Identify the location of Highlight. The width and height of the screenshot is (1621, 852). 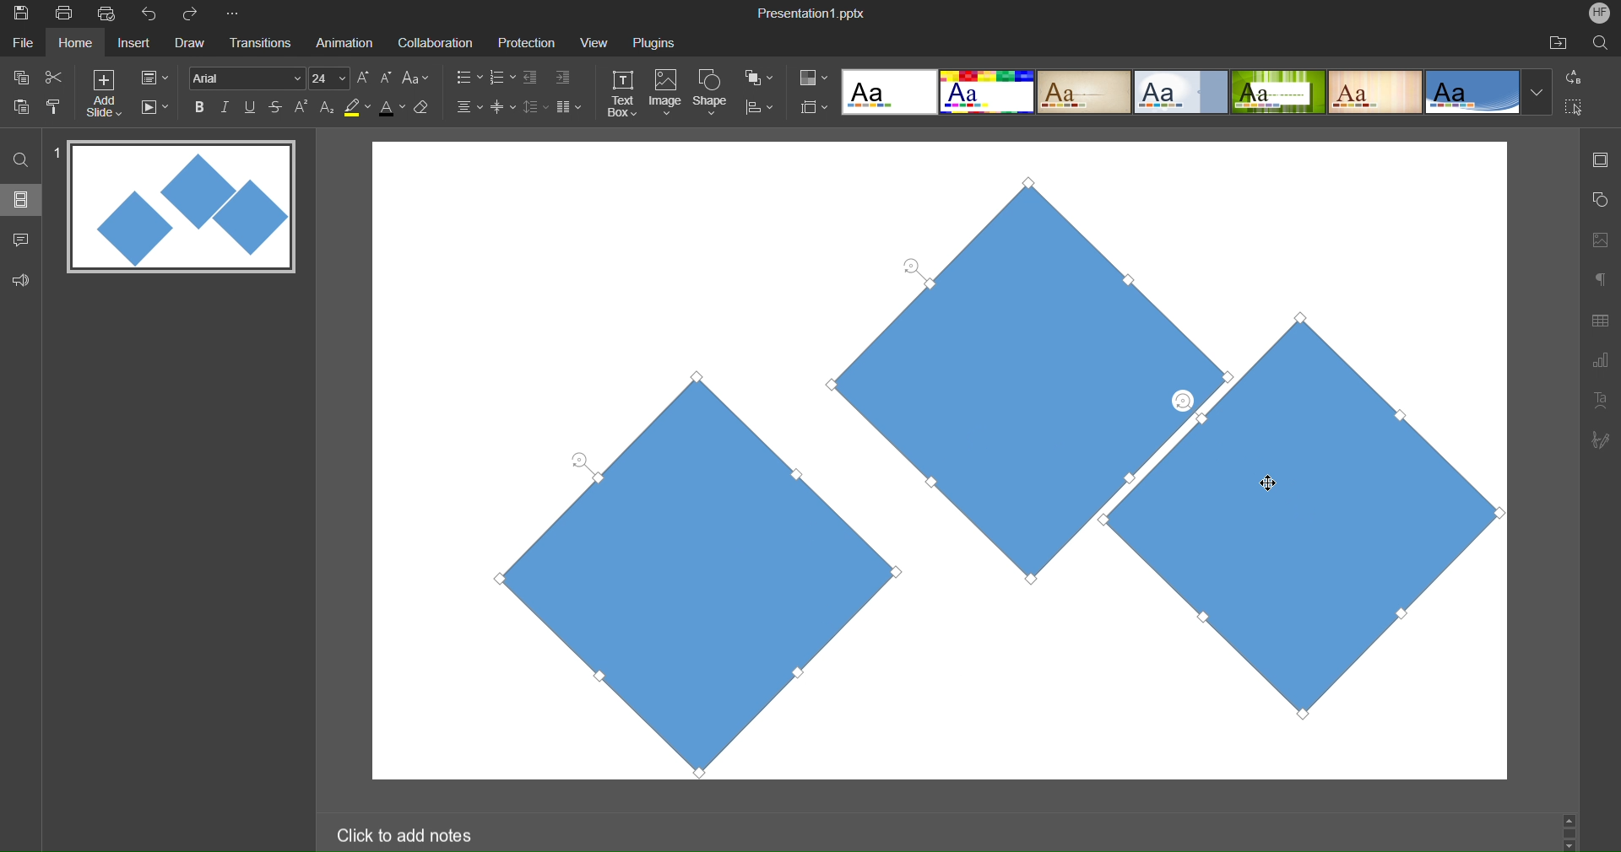
(358, 107).